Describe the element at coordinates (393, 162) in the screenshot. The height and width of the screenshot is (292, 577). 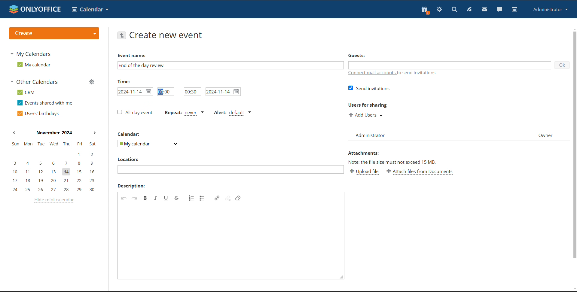
I see `Note: the file size must not exceed 15 mb` at that location.